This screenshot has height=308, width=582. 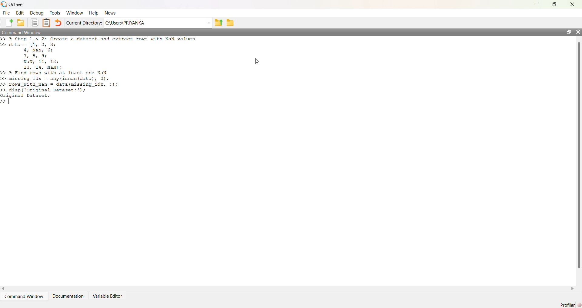 I want to click on Command Window, so click(x=24, y=297).